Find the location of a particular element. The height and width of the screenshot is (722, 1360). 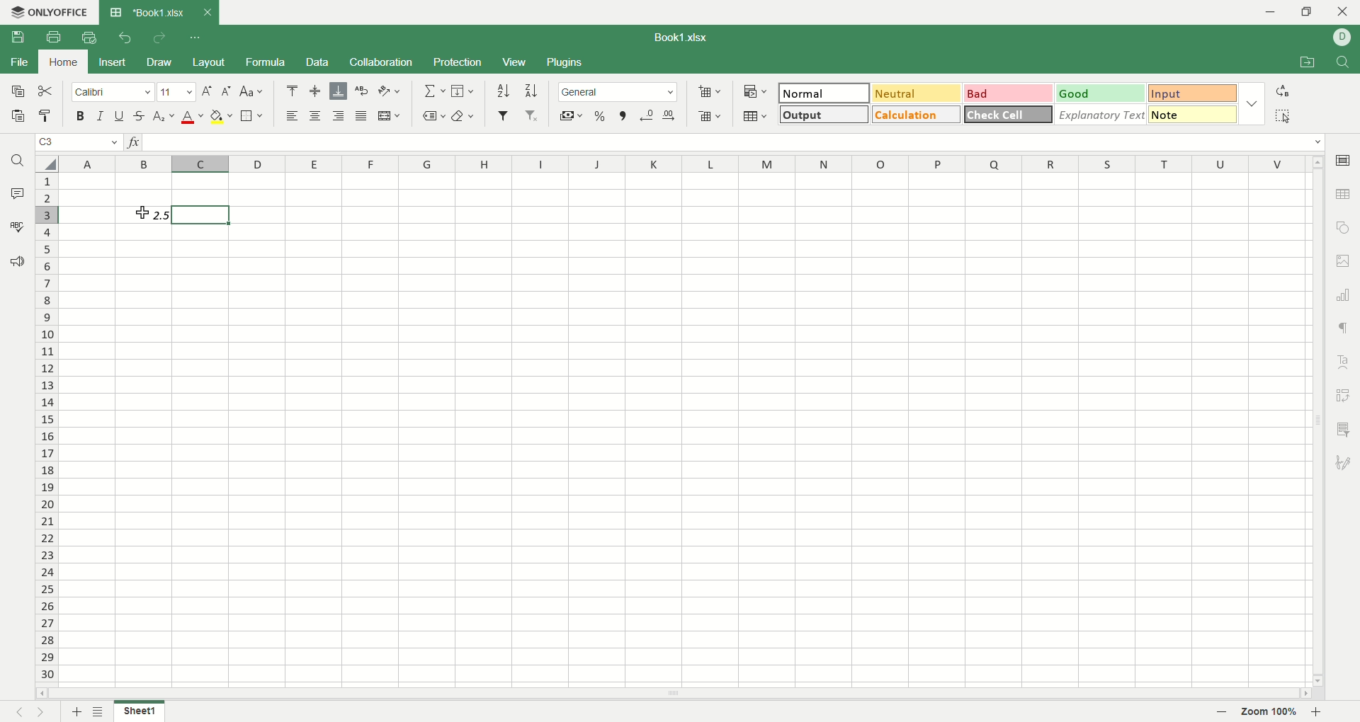

save is located at coordinates (18, 37).